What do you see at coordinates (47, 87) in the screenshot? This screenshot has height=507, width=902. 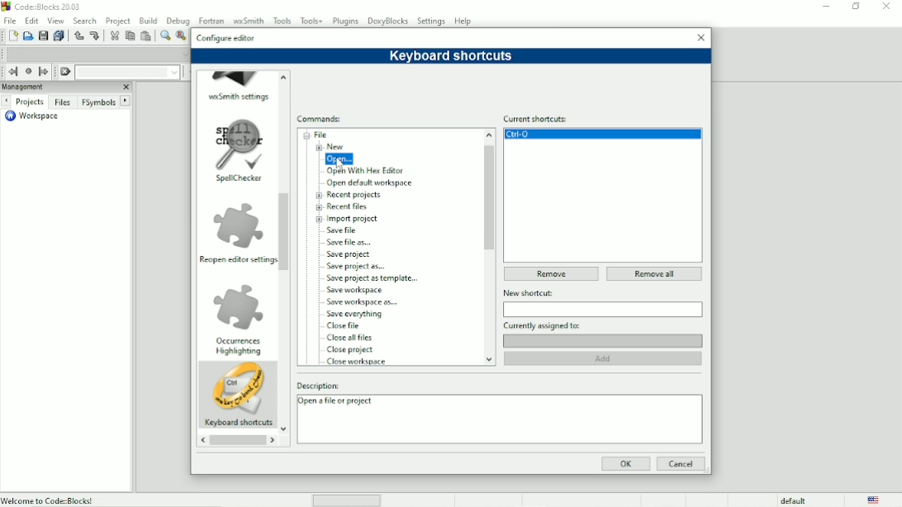 I see `Managment` at bounding box center [47, 87].